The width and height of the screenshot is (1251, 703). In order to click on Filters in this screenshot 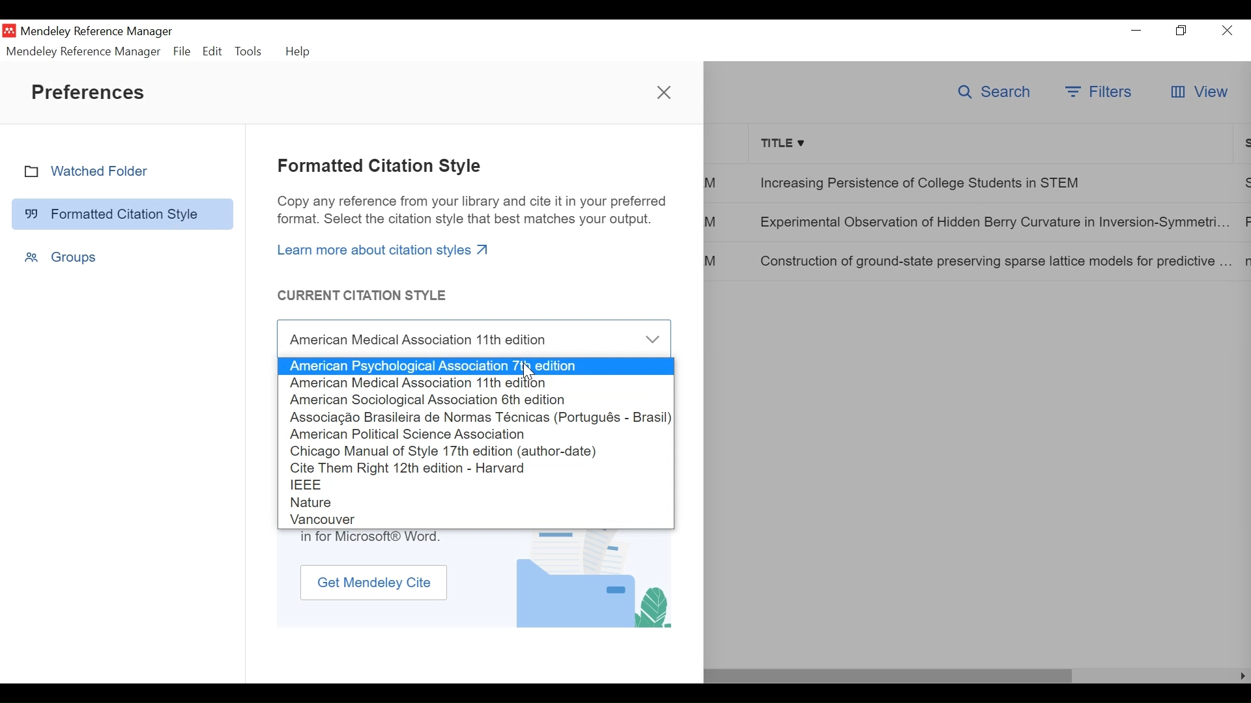, I will do `click(1100, 92)`.